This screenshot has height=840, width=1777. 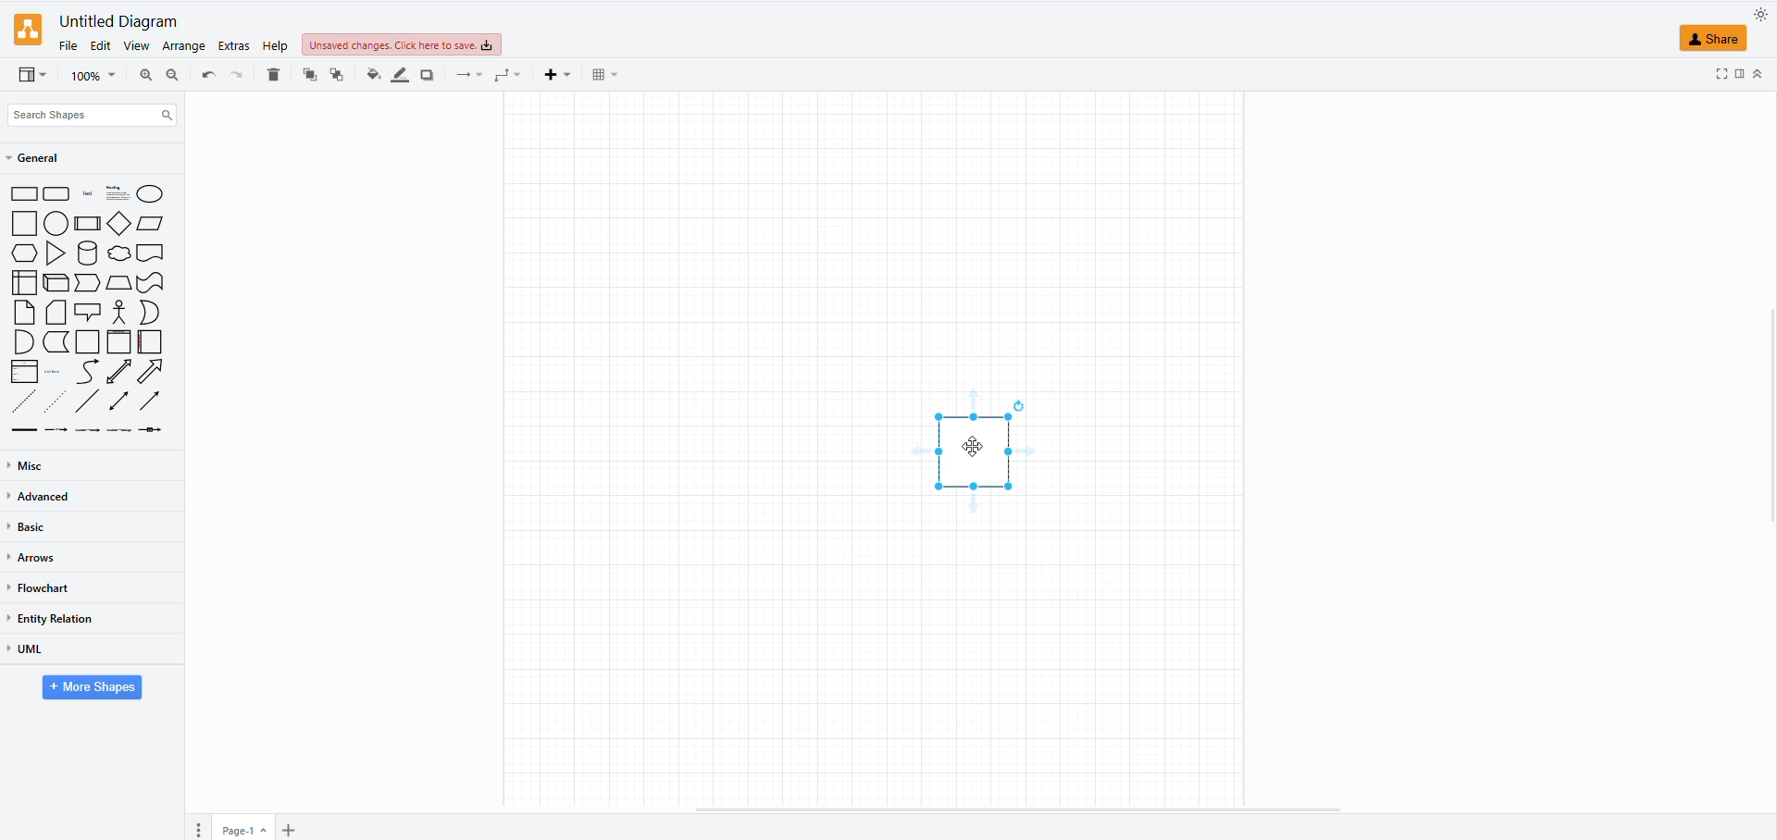 I want to click on table, so click(x=602, y=74).